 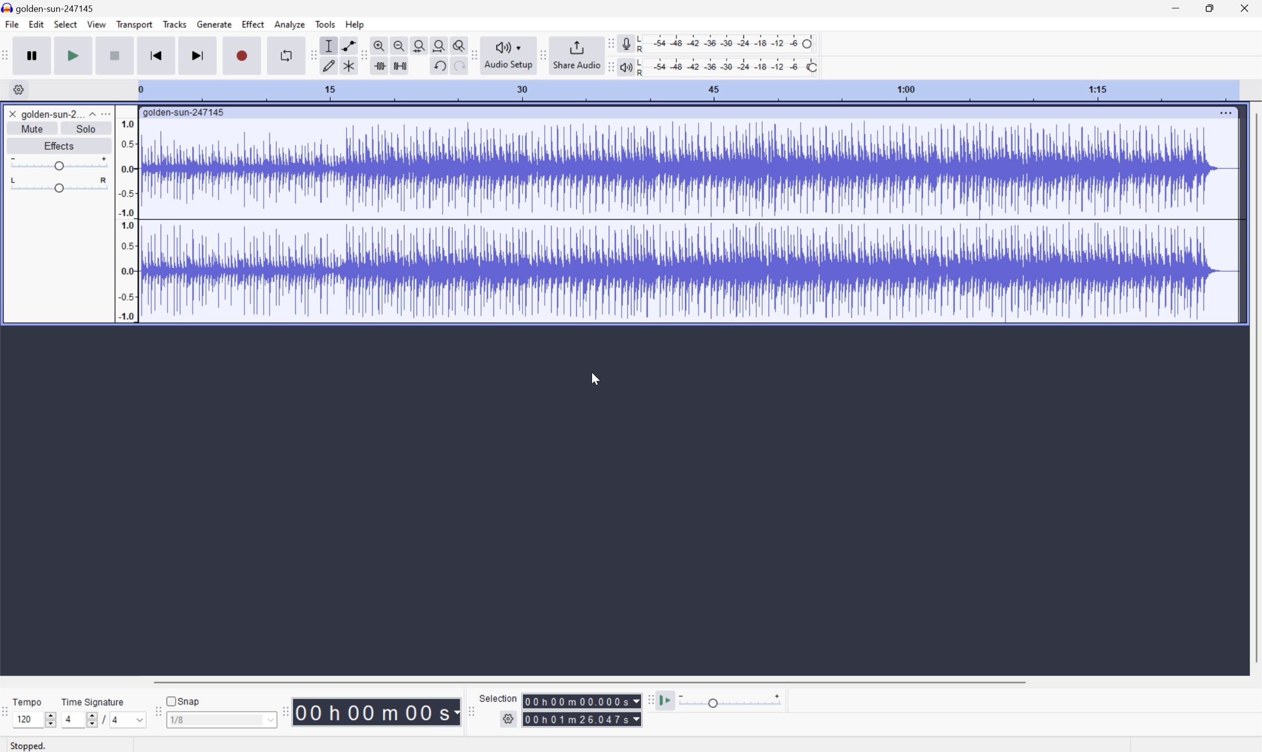 What do you see at coordinates (156, 55) in the screenshot?
I see `Skip to start` at bounding box center [156, 55].